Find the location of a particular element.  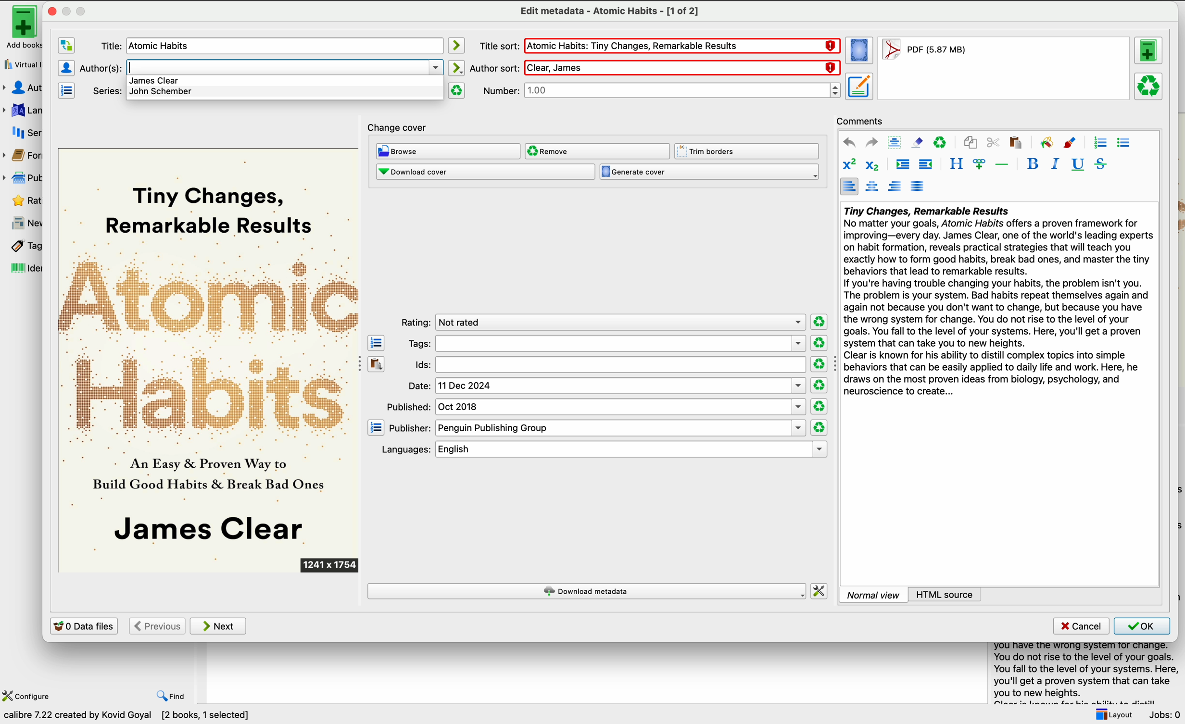

remove the selected format from this book is located at coordinates (1149, 87).